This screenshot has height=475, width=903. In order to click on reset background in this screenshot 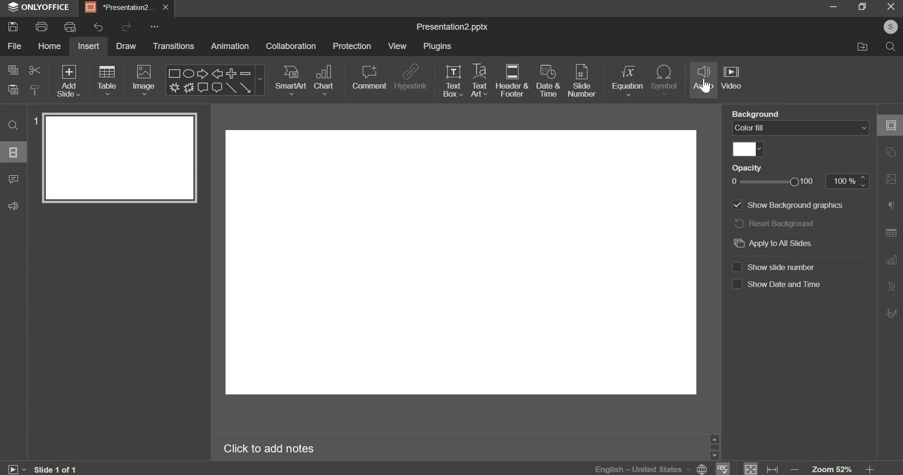, I will do `click(777, 224)`.